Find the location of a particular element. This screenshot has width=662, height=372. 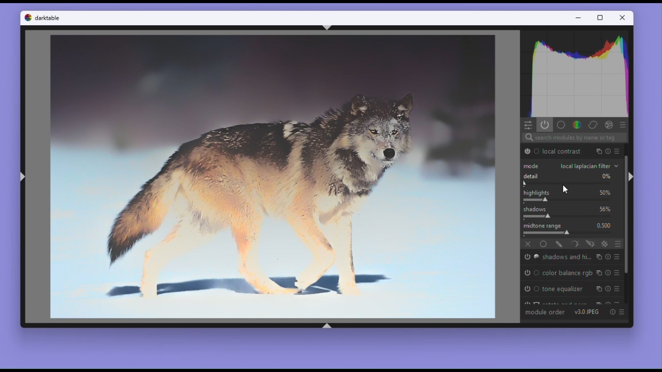

MidTone range 0.500 is located at coordinates (571, 226).